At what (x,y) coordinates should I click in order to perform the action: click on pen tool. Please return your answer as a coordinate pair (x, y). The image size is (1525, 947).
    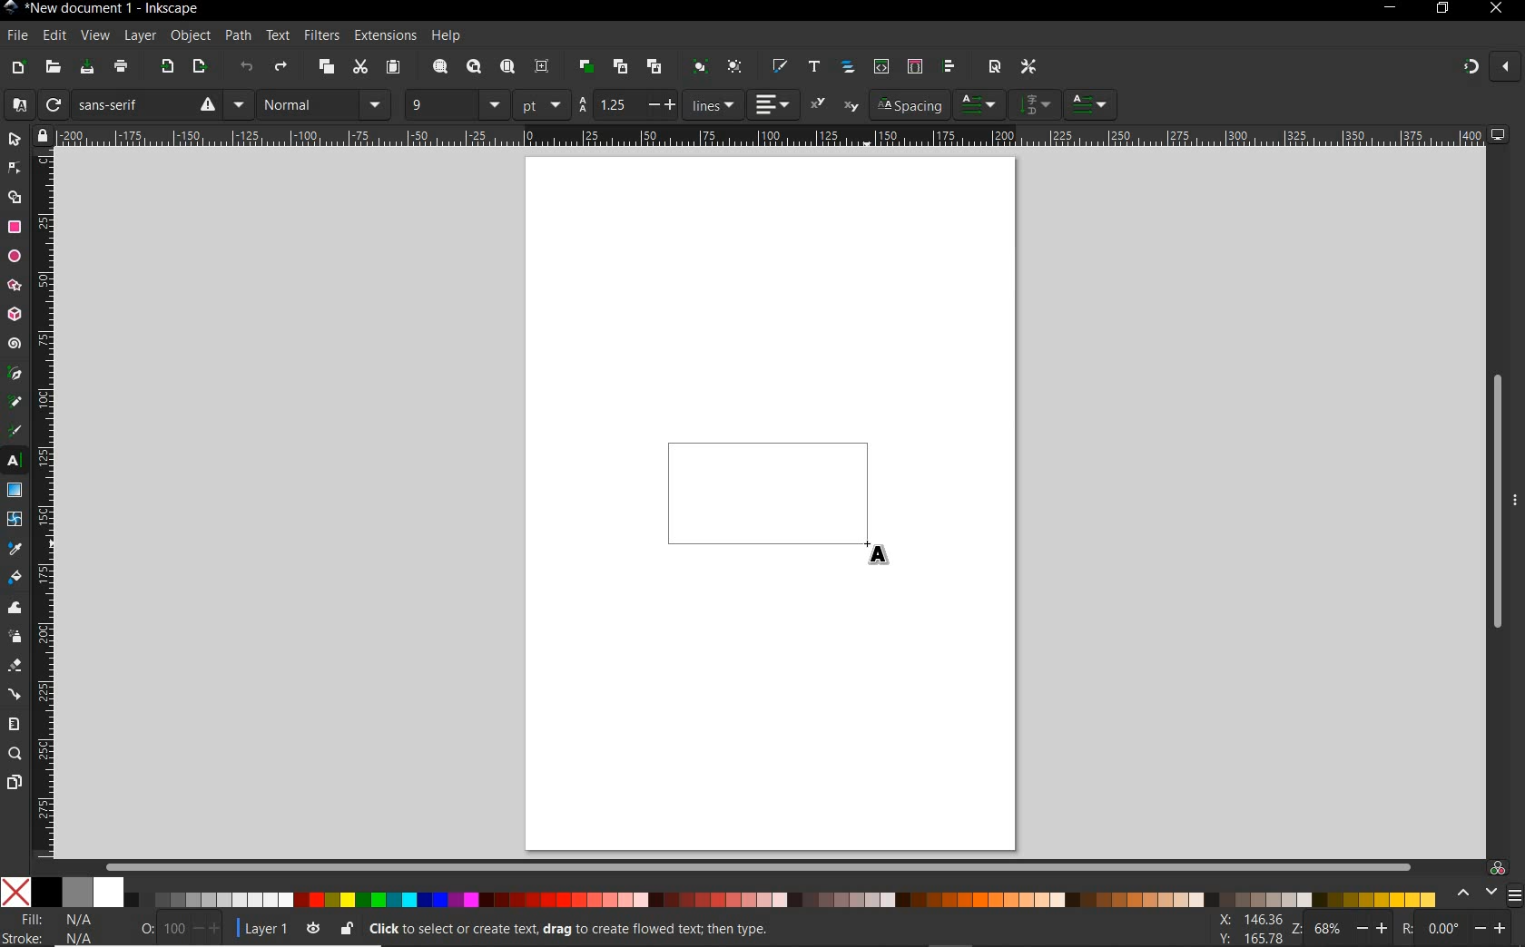
    Looking at the image, I should click on (15, 373).